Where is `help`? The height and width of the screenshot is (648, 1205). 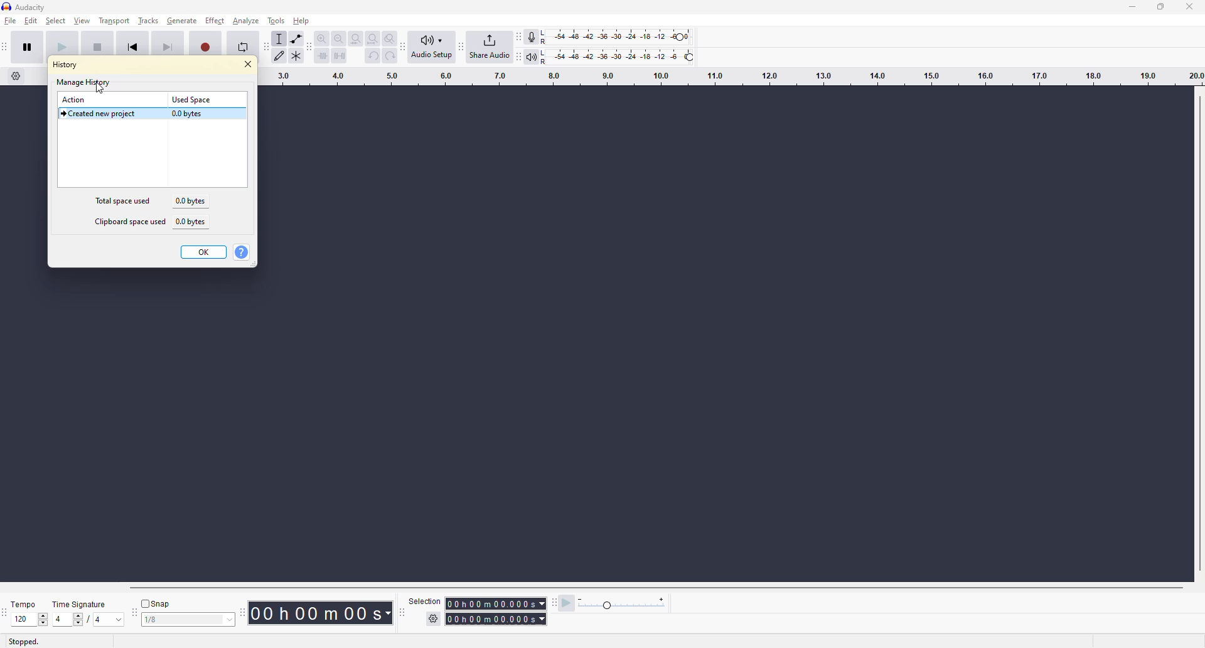 help is located at coordinates (302, 19).